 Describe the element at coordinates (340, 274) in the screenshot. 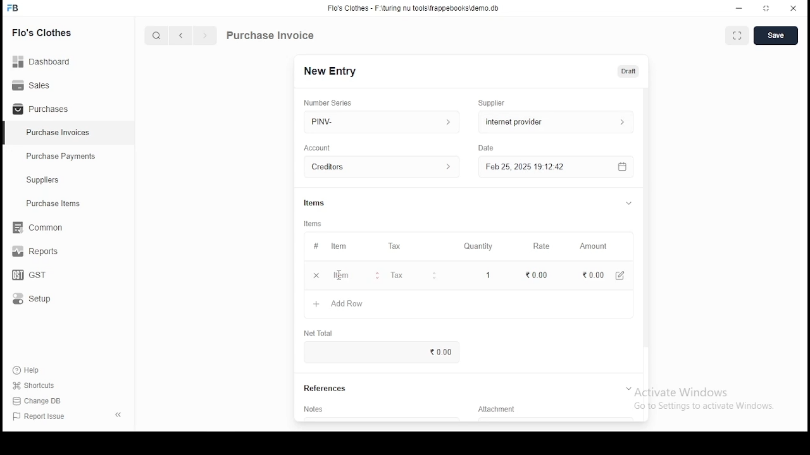

I see `cursor` at that location.